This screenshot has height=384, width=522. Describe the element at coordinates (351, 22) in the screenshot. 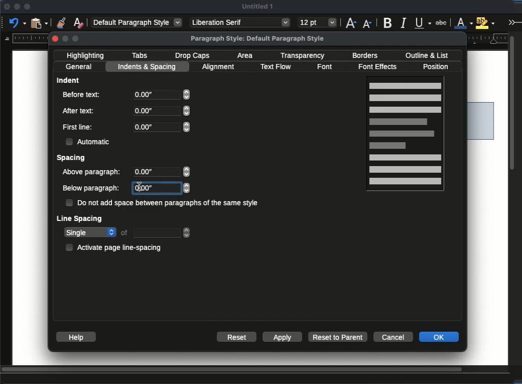

I see `increase size` at that location.